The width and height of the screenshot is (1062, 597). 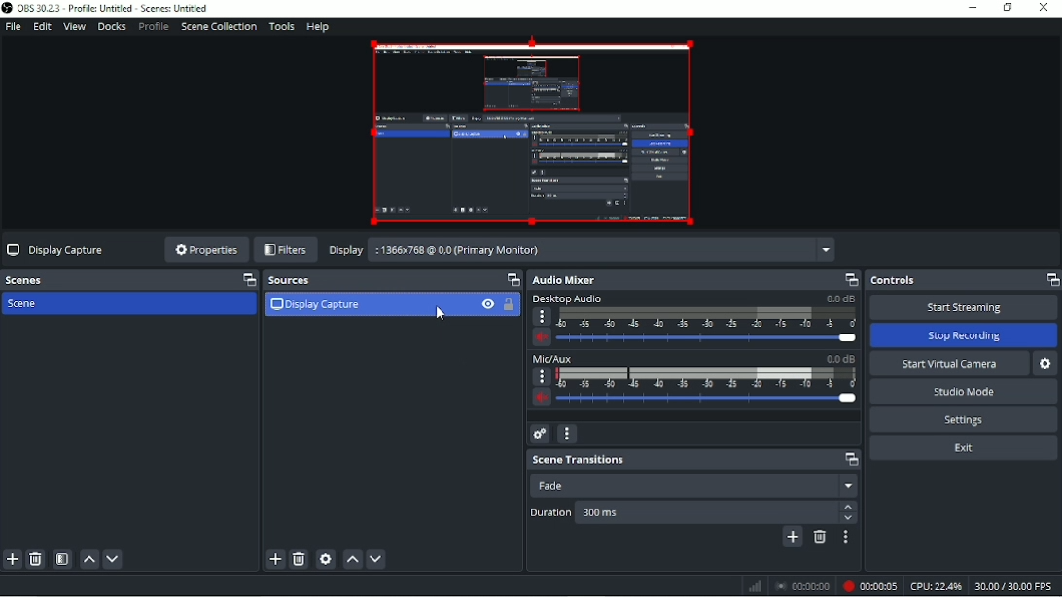 I want to click on Configure virtual camera, so click(x=1046, y=364).